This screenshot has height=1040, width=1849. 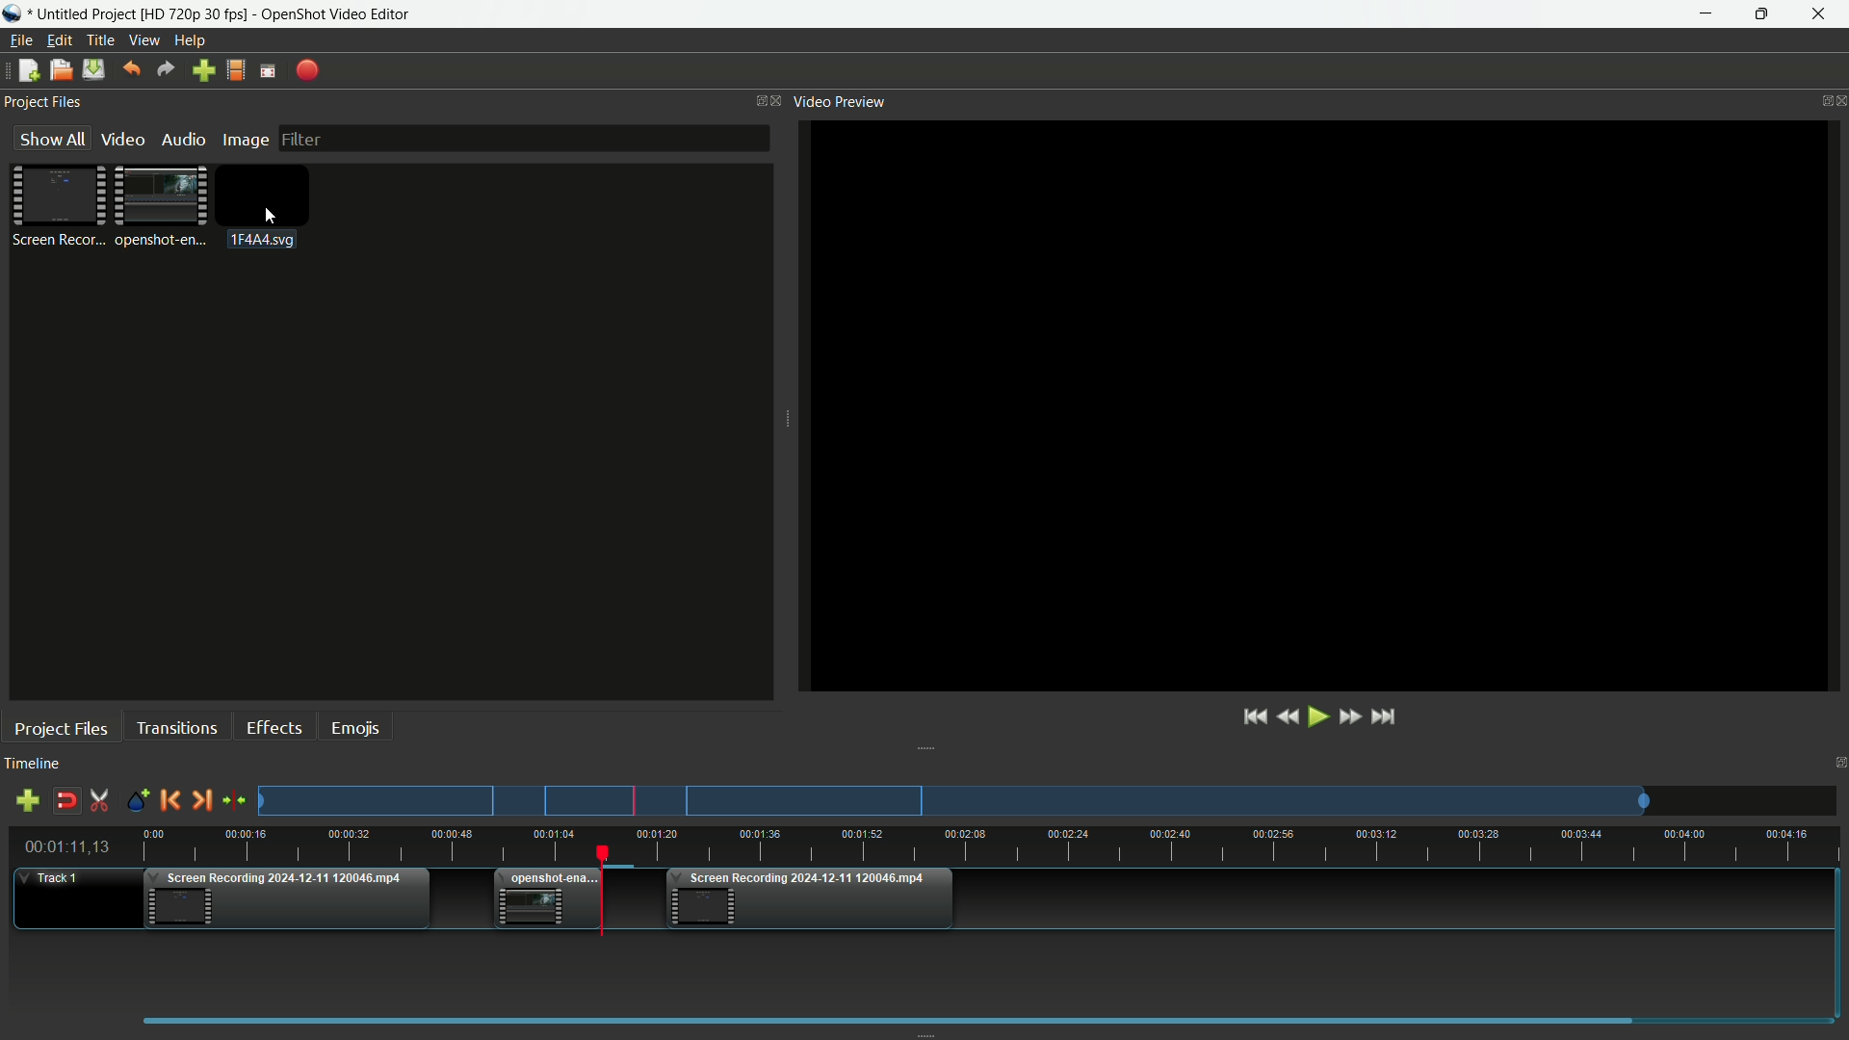 What do you see at coordinates (17, 42) in the screenshot?
I see `File menu` at bounding box center [17, 42].